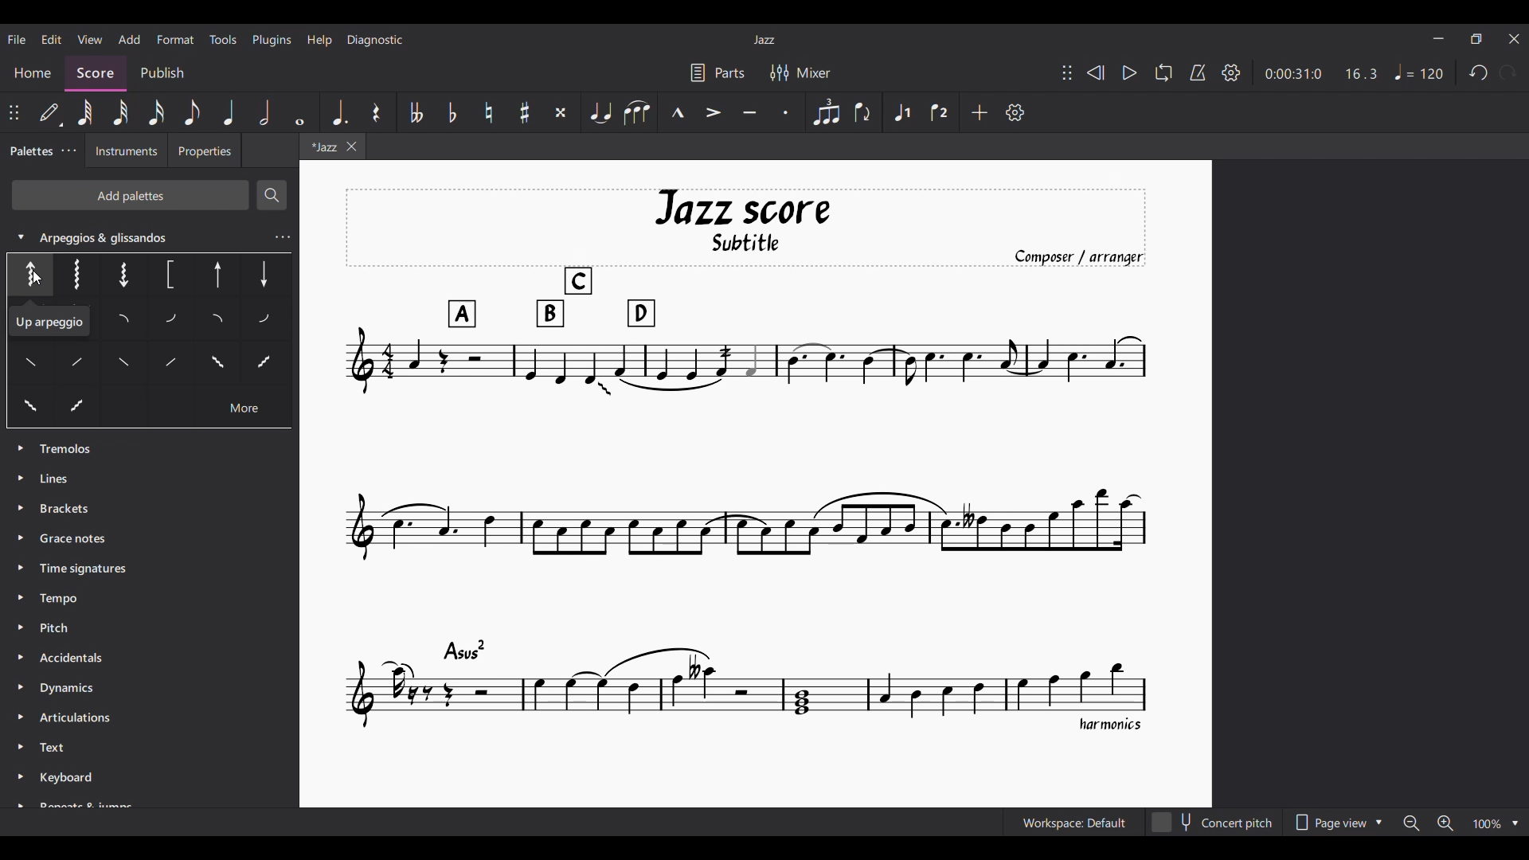 The width and height of the screenshot is (1529, 860). Describe the element at coordinates (825, 112) in the screenshot. I see `Tuplet` at that location.